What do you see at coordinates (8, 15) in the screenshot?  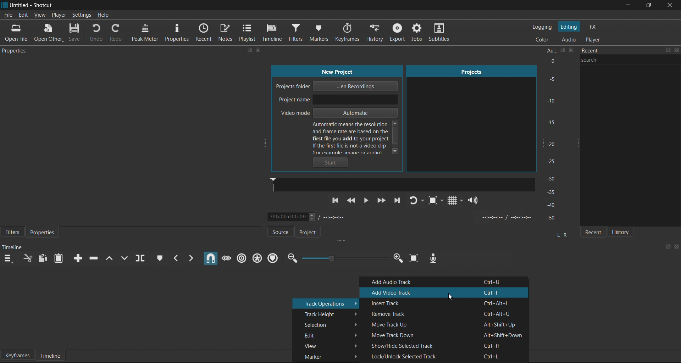 I see `File` at bounding box center [8, 15].